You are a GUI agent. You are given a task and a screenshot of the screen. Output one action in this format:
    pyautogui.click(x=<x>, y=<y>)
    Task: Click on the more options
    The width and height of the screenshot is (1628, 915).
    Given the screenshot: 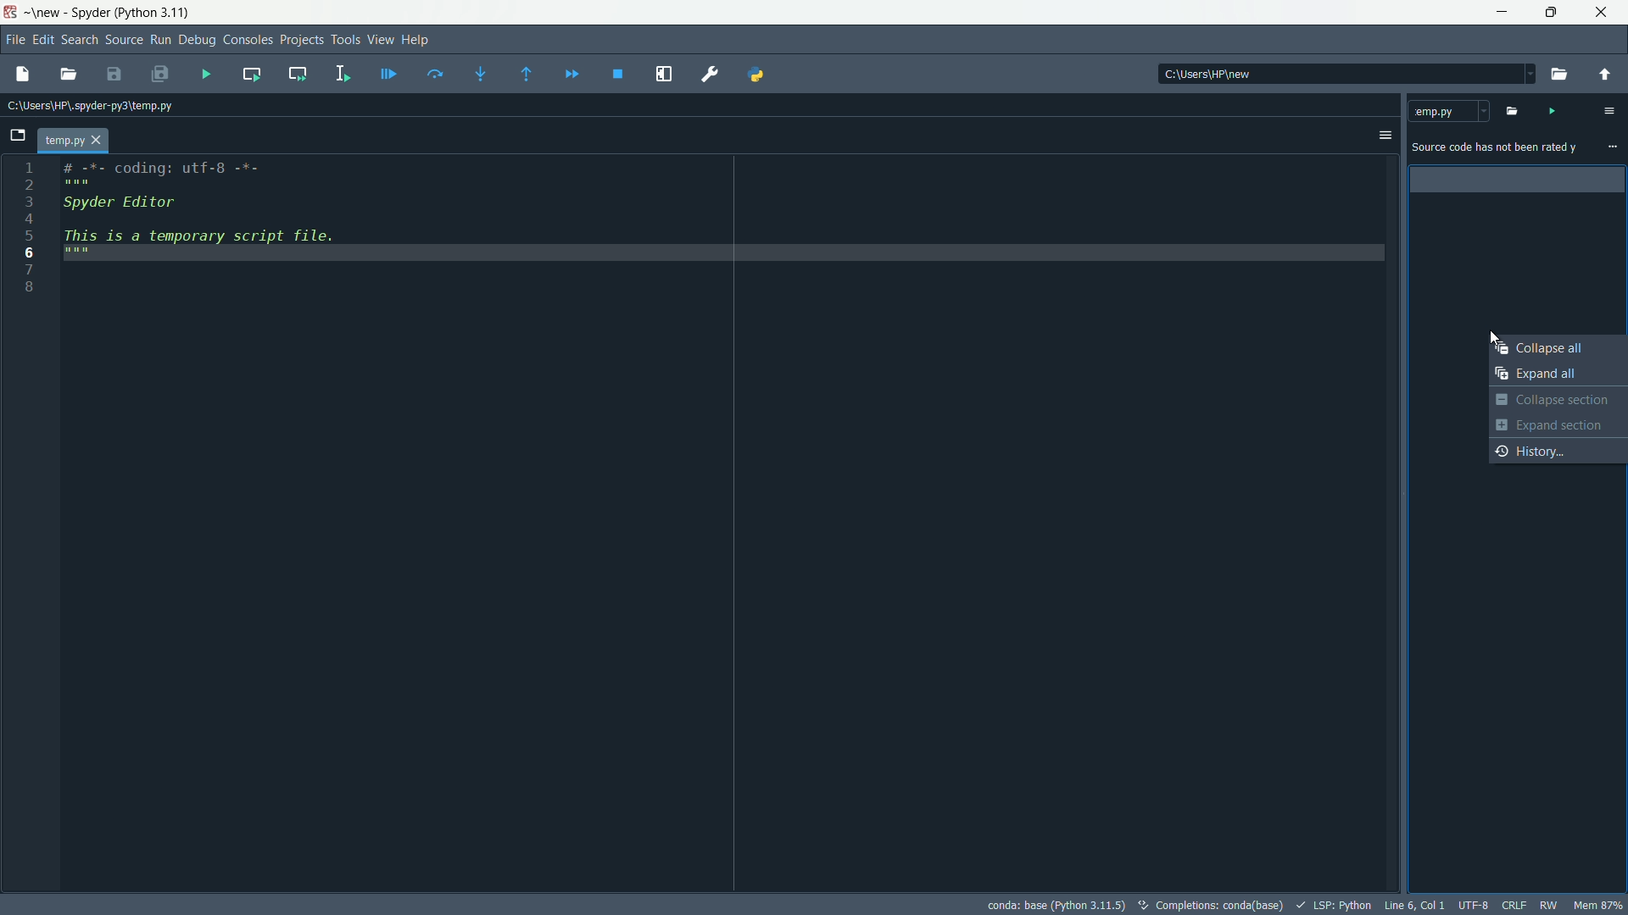 What is the action you would take?
    pyautogui.click(x=1613, y=147)
    